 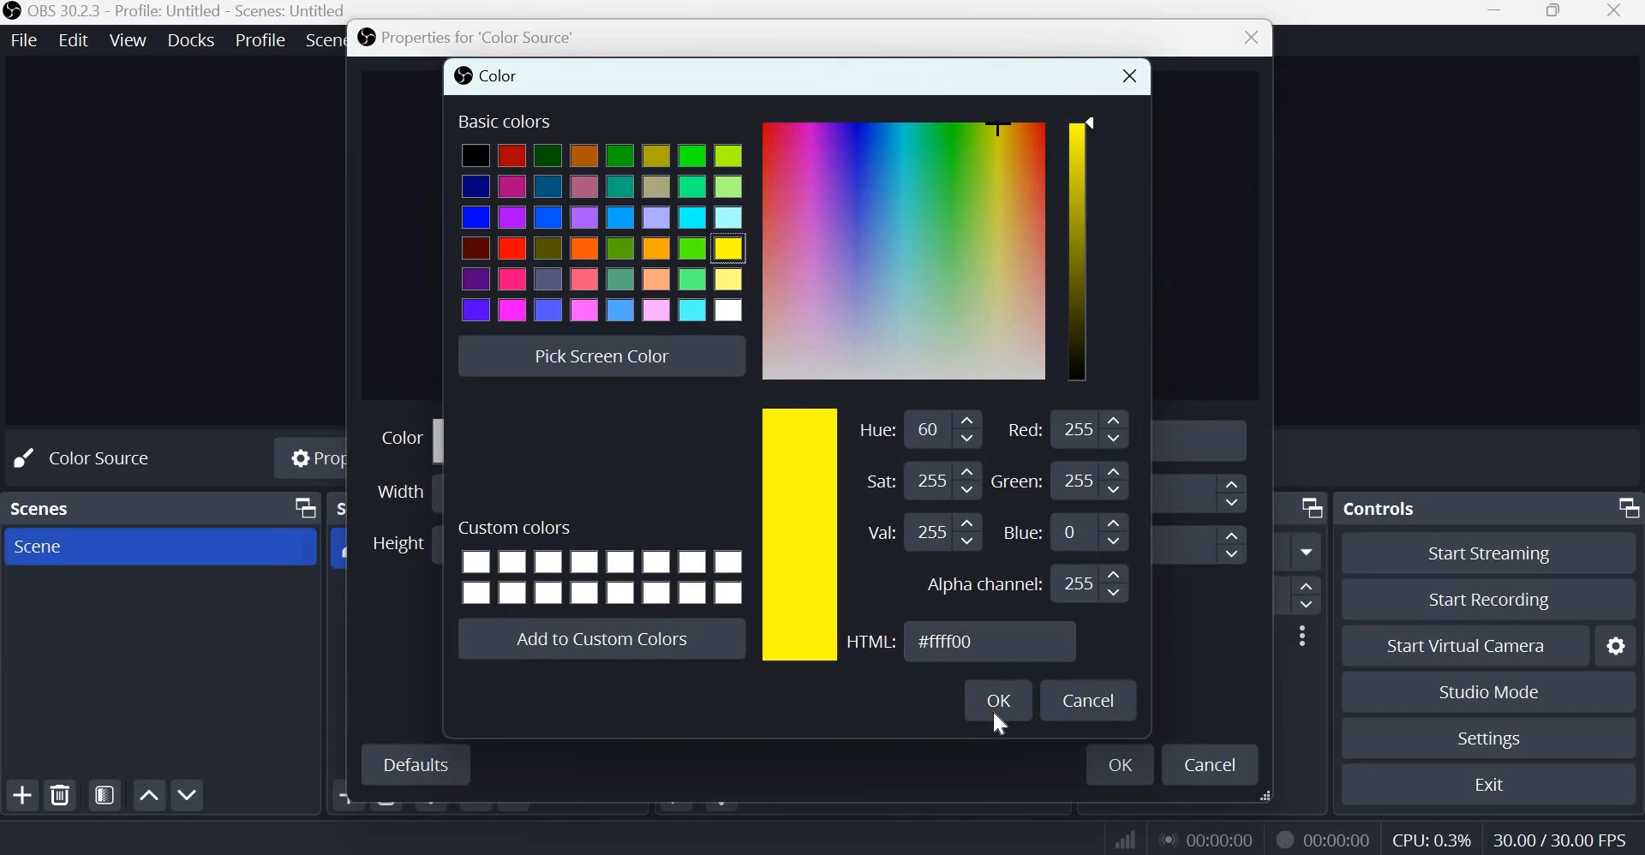 What do you see at coordinates (1122, 762) in the screenshot?
I see `ok` at bounding box center [1122, 762].